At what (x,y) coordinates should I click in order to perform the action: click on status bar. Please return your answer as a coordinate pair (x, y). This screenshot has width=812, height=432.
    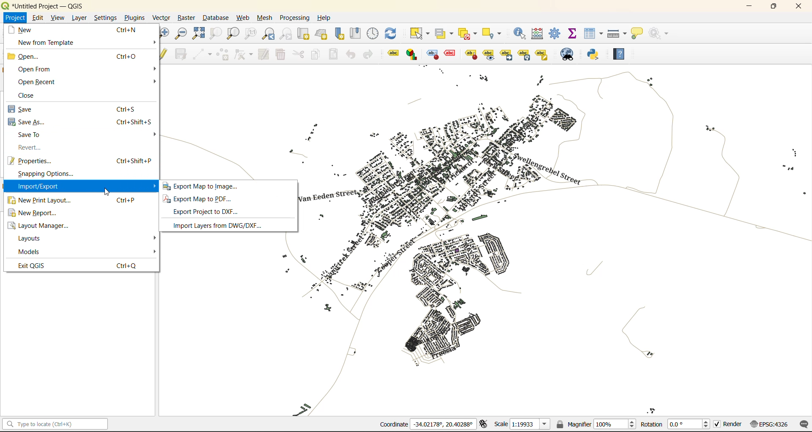
    Looking at the image, I should click on (54, 424).